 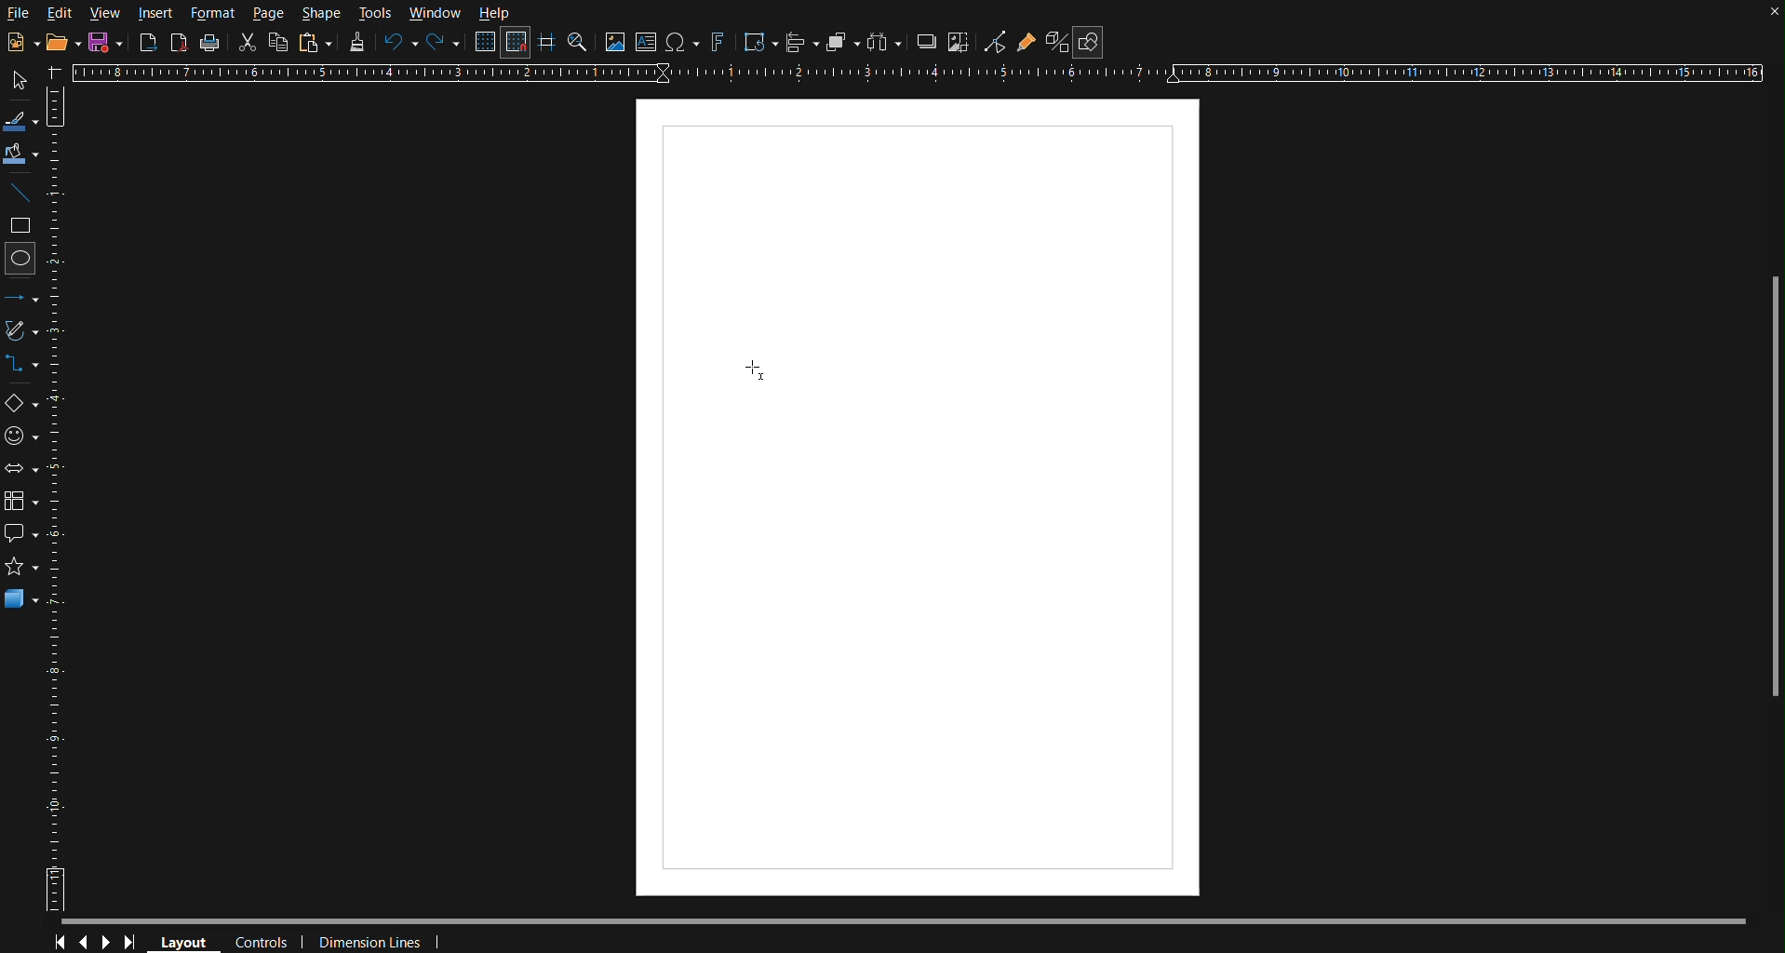 What do you see at coordinates (377, 11) in the screenshot?
I see `Tools` at bounding box center [377, 11].